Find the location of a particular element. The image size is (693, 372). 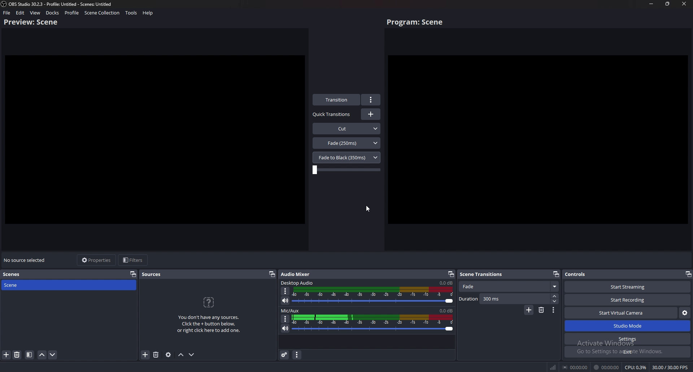

delete source is located at coordinates (17, 355).